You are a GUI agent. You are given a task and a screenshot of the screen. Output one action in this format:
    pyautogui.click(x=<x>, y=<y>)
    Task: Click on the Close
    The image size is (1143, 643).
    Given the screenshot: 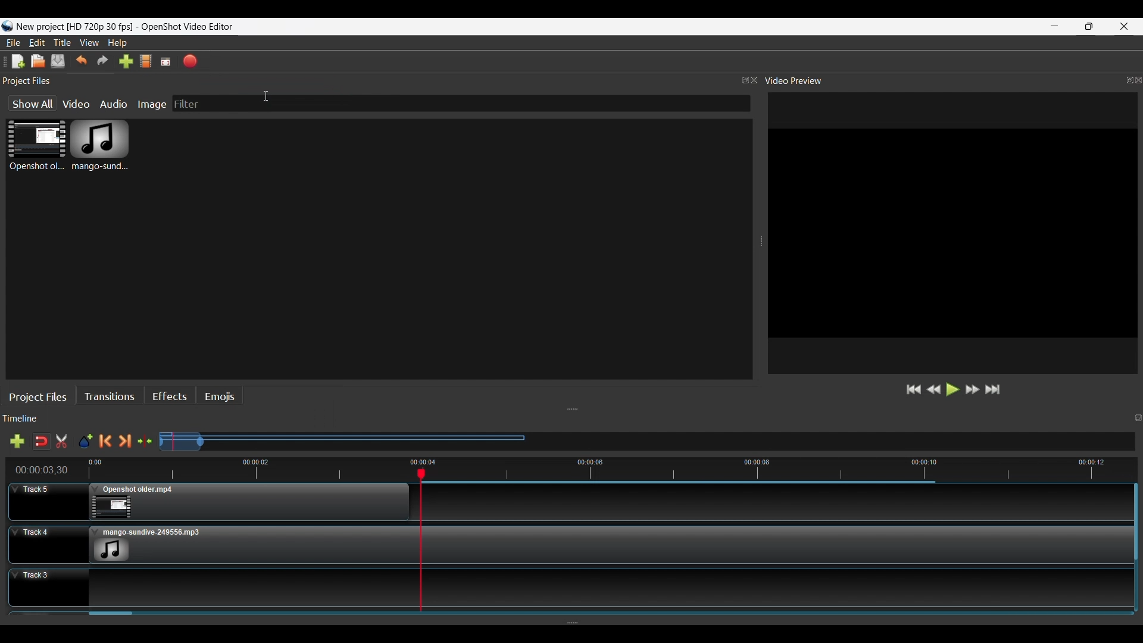 What is the action you would take?
    pyautogui.click(x=1125, y=26)
    